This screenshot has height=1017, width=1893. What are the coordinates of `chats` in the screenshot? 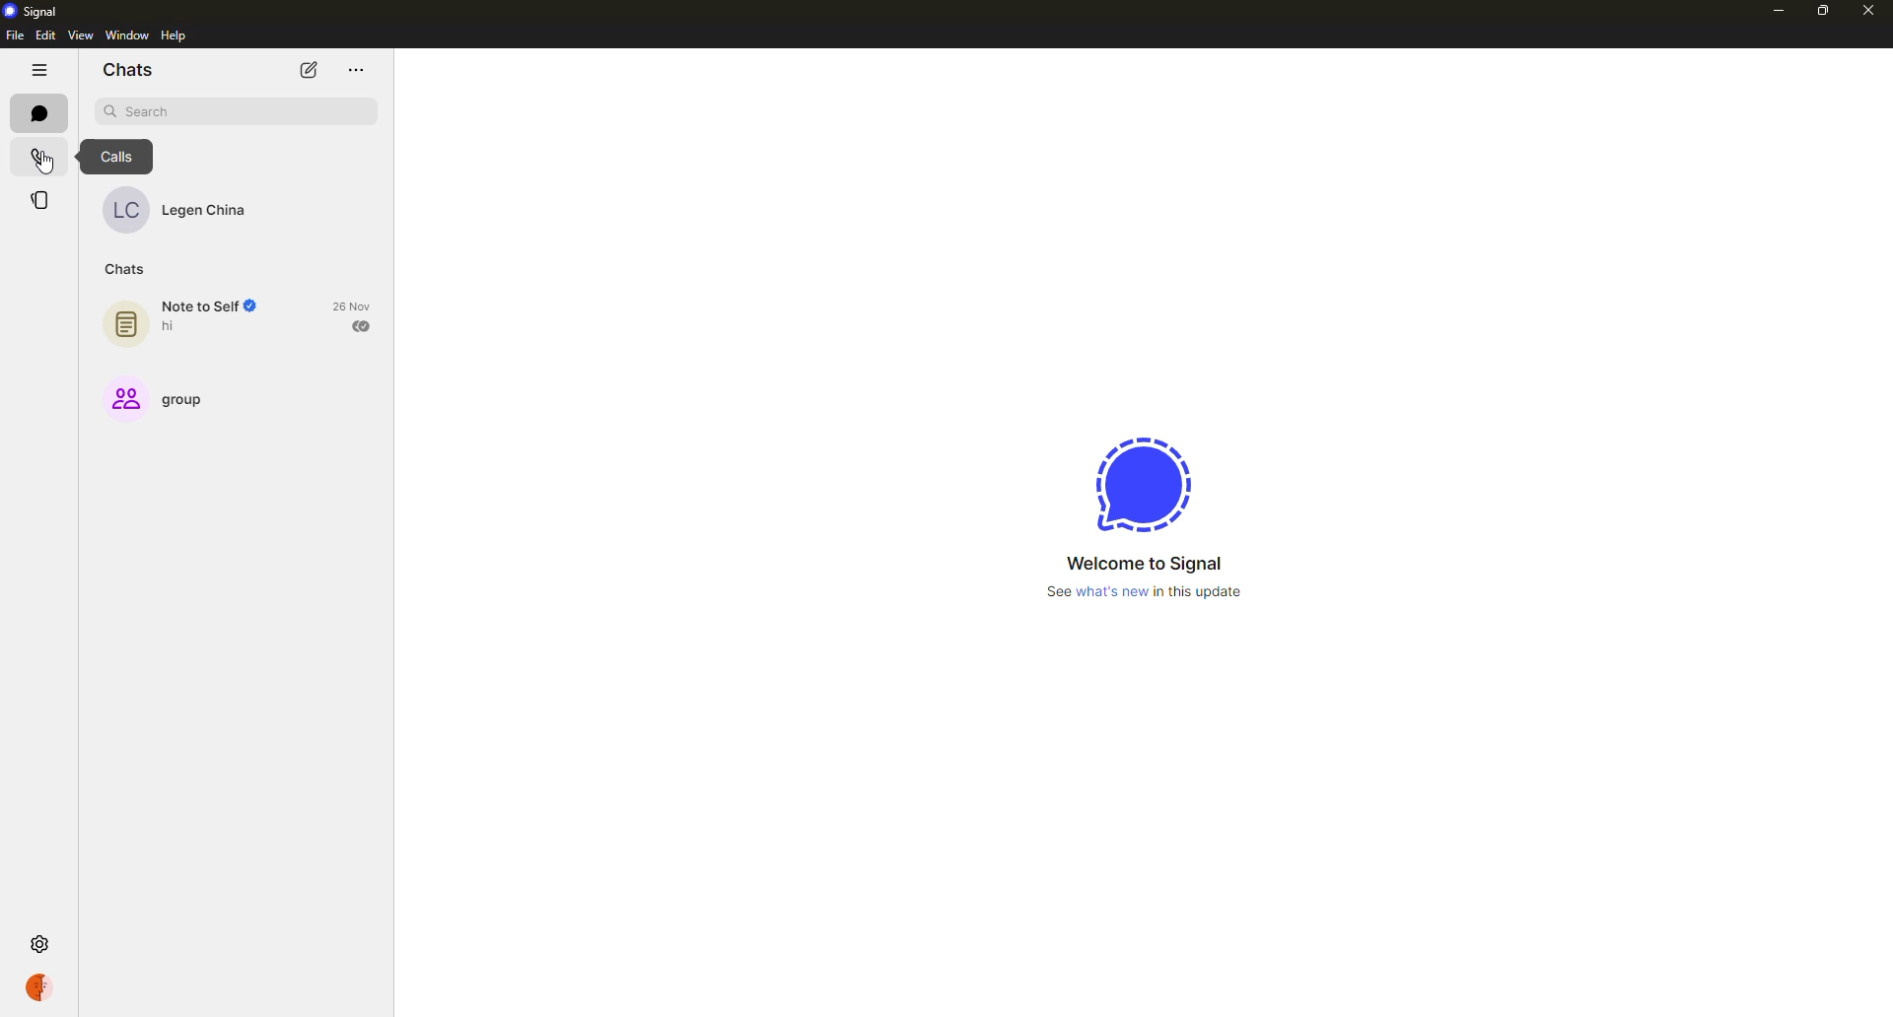 It's located at (125, 270).